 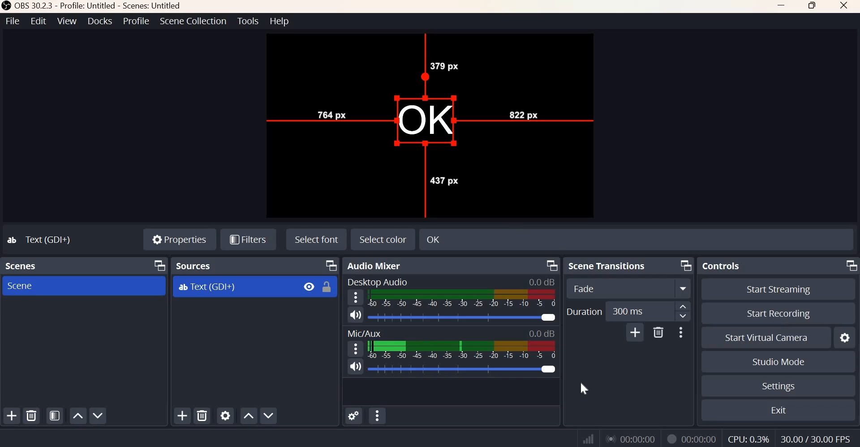 What do you see at coordinates (540, 333) in the screenshot?
I see `Audio Level Indicator` at bounding box center [540, 333].